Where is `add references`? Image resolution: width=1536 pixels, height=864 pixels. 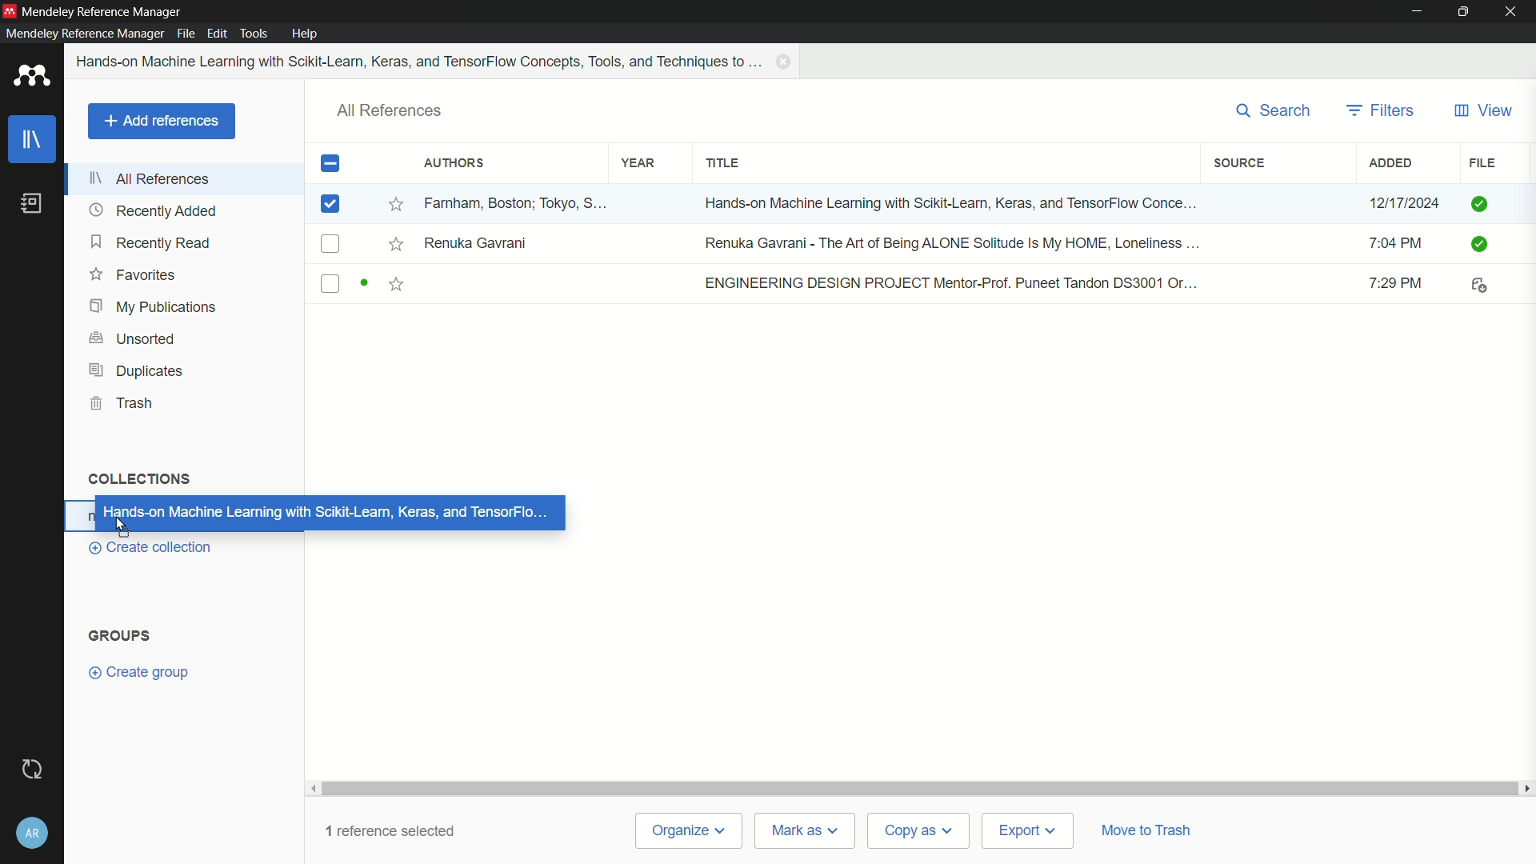 add references is located at coordinates (161, 122).